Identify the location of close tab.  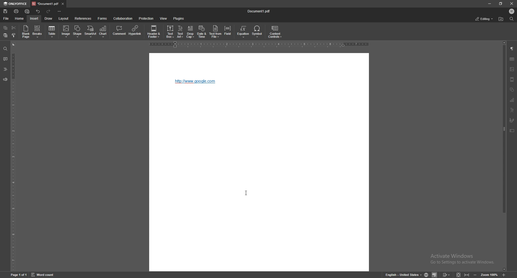
(63, 4).